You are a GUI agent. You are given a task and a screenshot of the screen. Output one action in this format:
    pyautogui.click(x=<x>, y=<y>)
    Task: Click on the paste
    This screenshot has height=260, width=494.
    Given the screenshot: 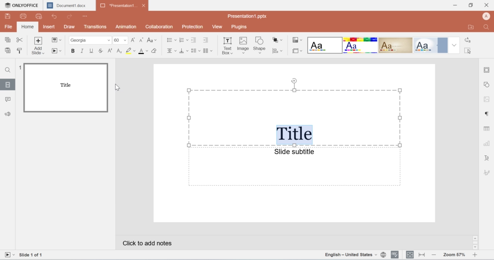 What is the action you would take?
    pyautogui.click(x=8, y=51)
    